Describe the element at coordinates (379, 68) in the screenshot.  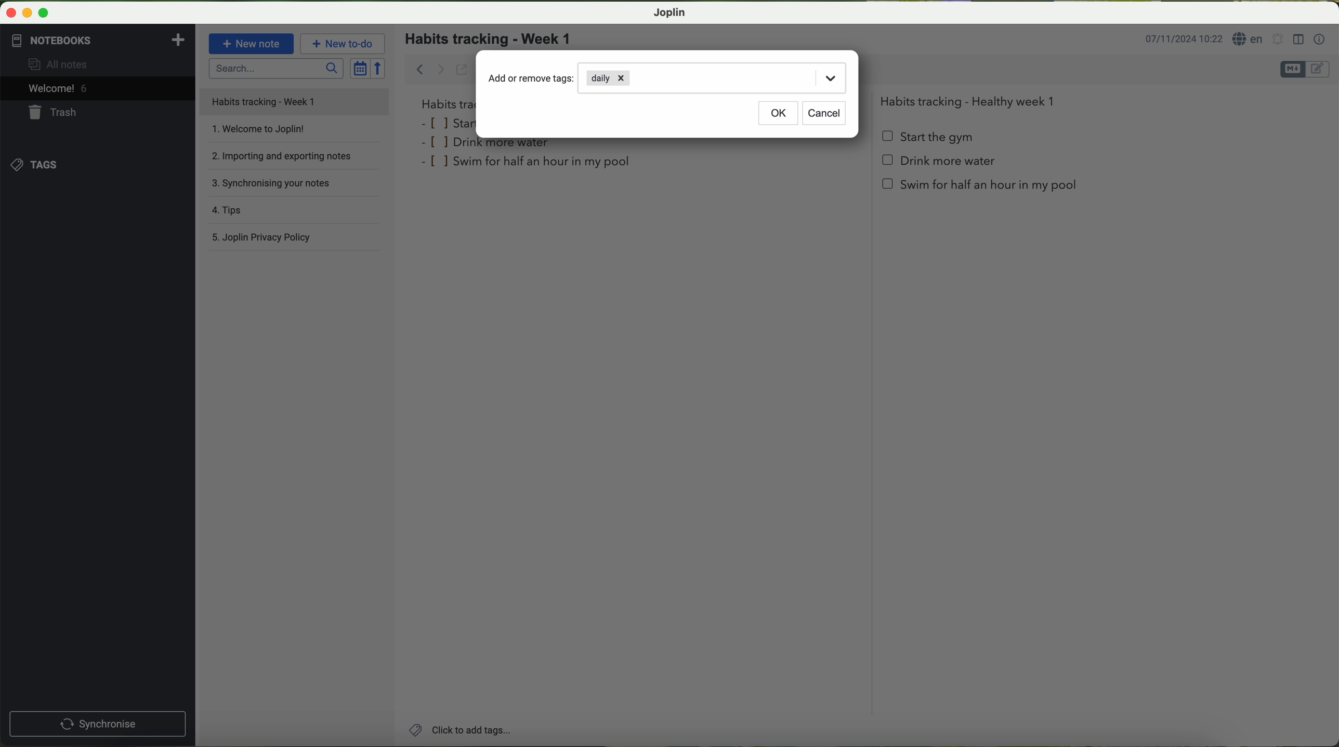
I see `reverse sort order` at that location.